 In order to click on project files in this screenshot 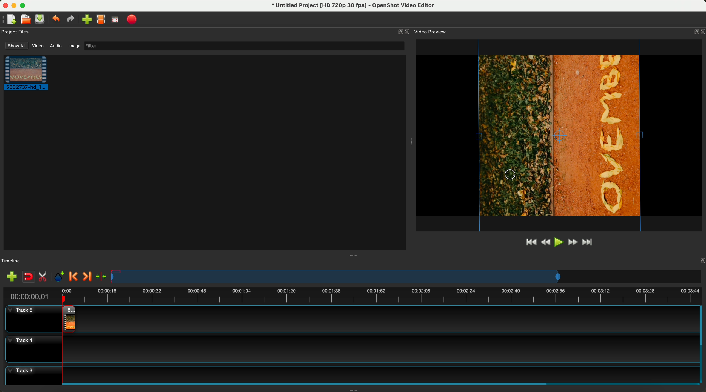, I will do `click(16, 31)`.